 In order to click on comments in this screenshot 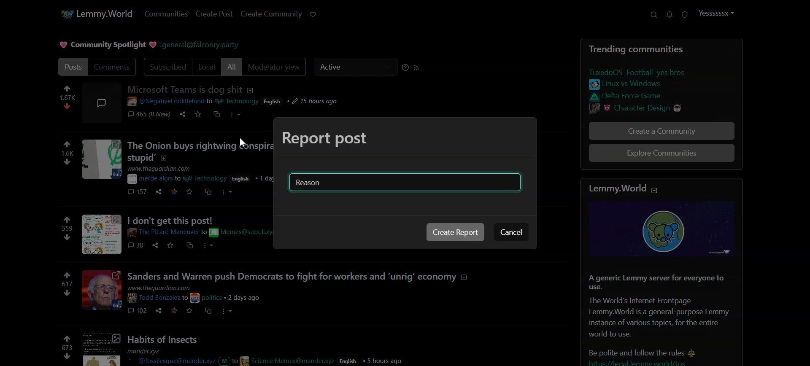, I will do `click(138, 192)`.